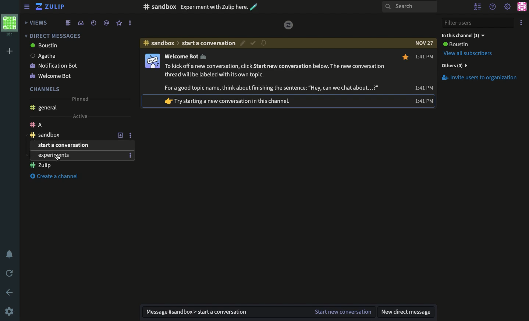 This screenshot has height=321, width=529. What do you see at coordinates (159, 7) in the screenshot?
I see `# sandbox` at bounding box center [159, 7].